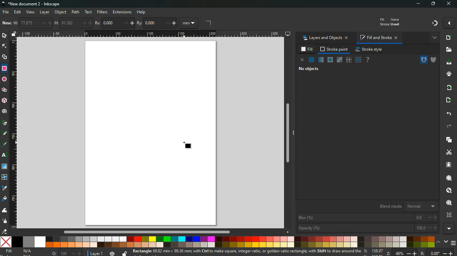 Image resolution: width=457 pixels, height=256 pixels. Describe the element at coordinates (213, 23) in the screenshot. I see `angle` at that location.